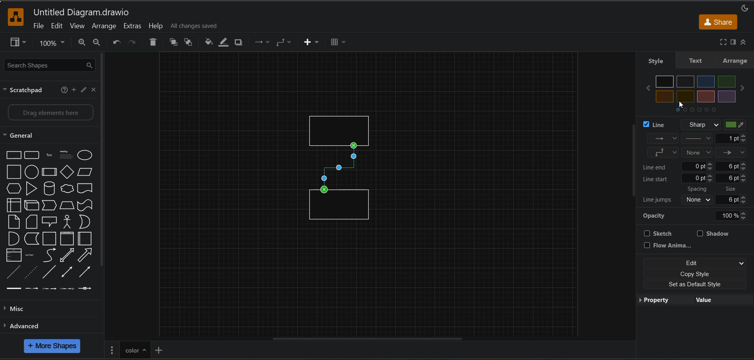 The width and height of the screenshot is (754, 360). I want to click on view, so click(78, 27).